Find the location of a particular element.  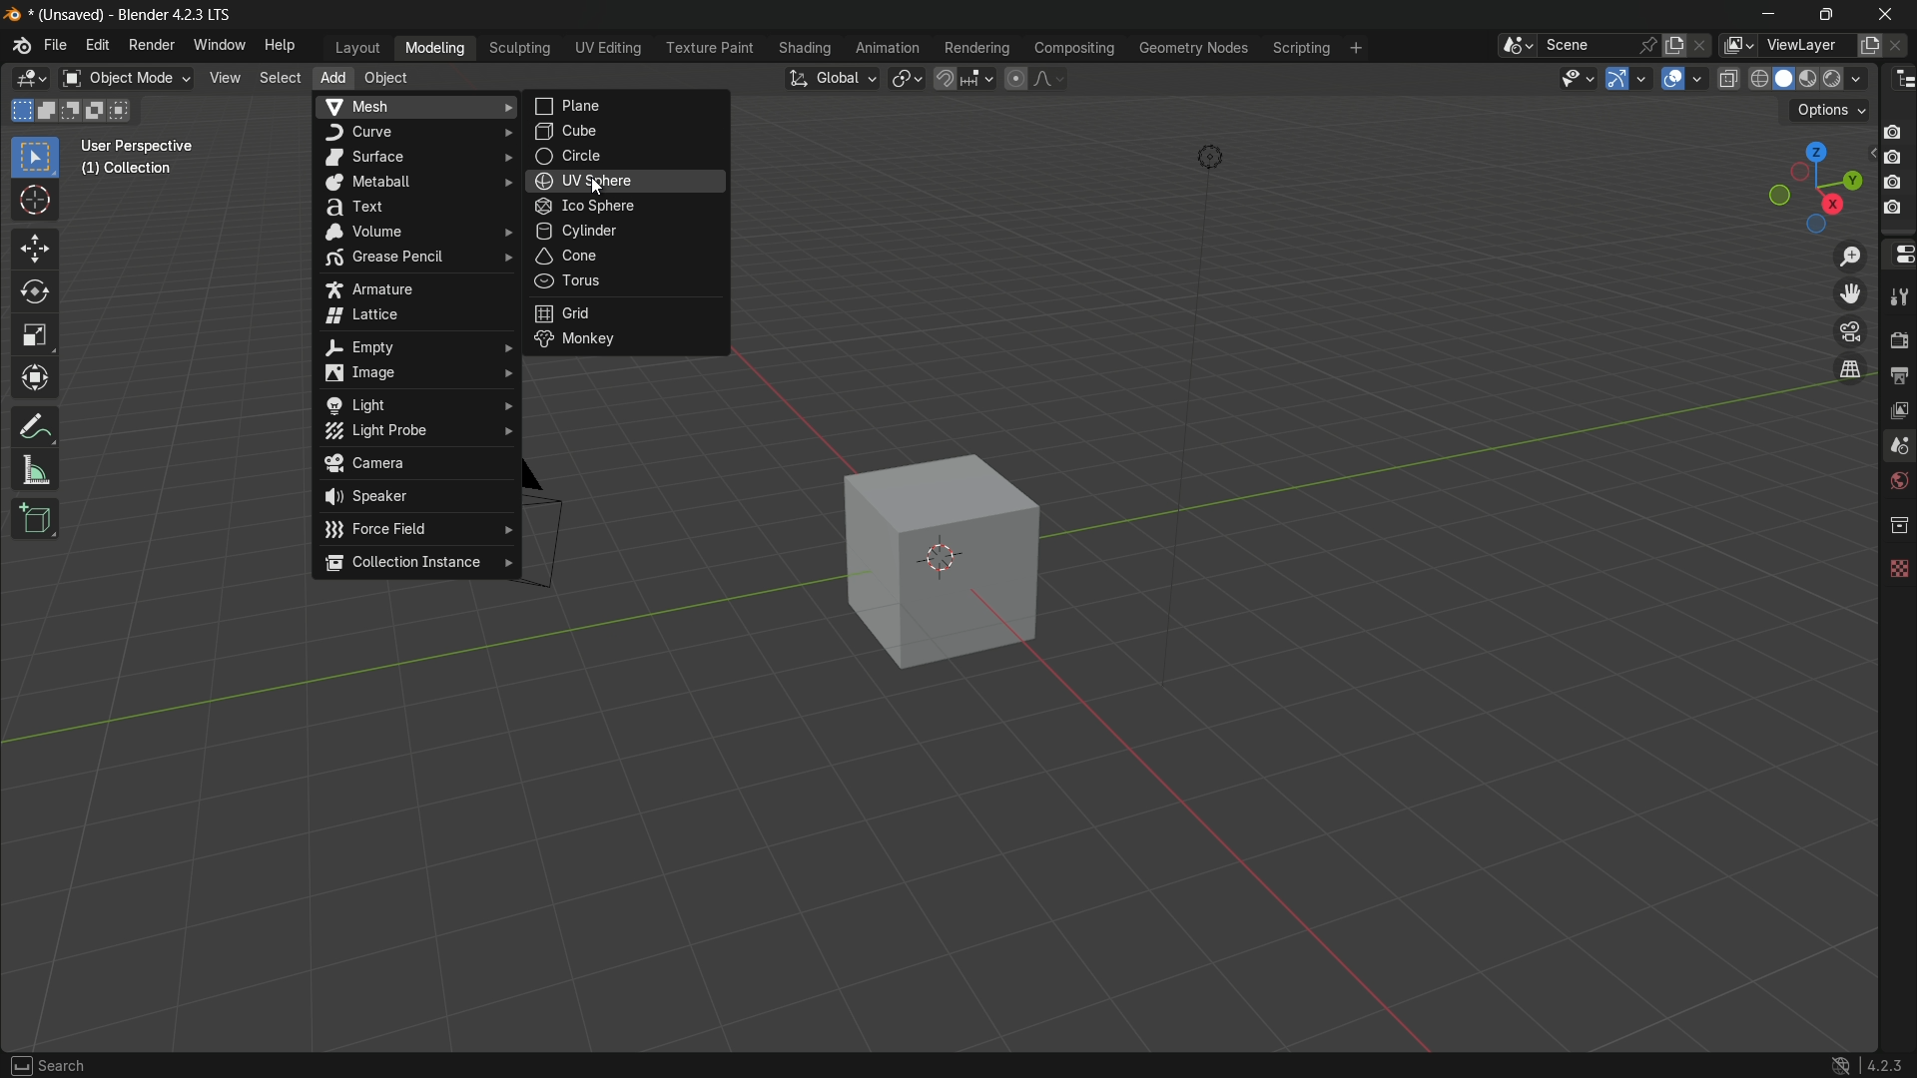

measure is located at coordinates (37, 472).